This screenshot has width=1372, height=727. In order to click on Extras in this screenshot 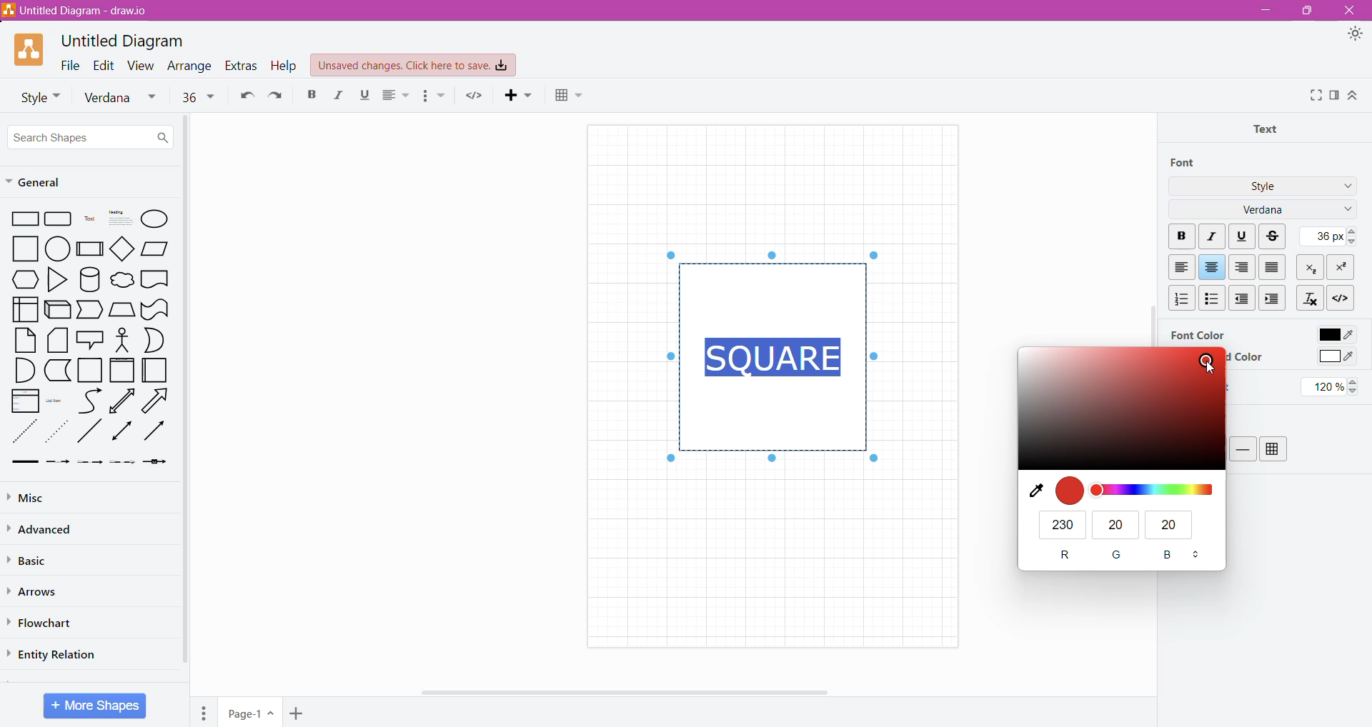, I will do `click(241, 66)`.